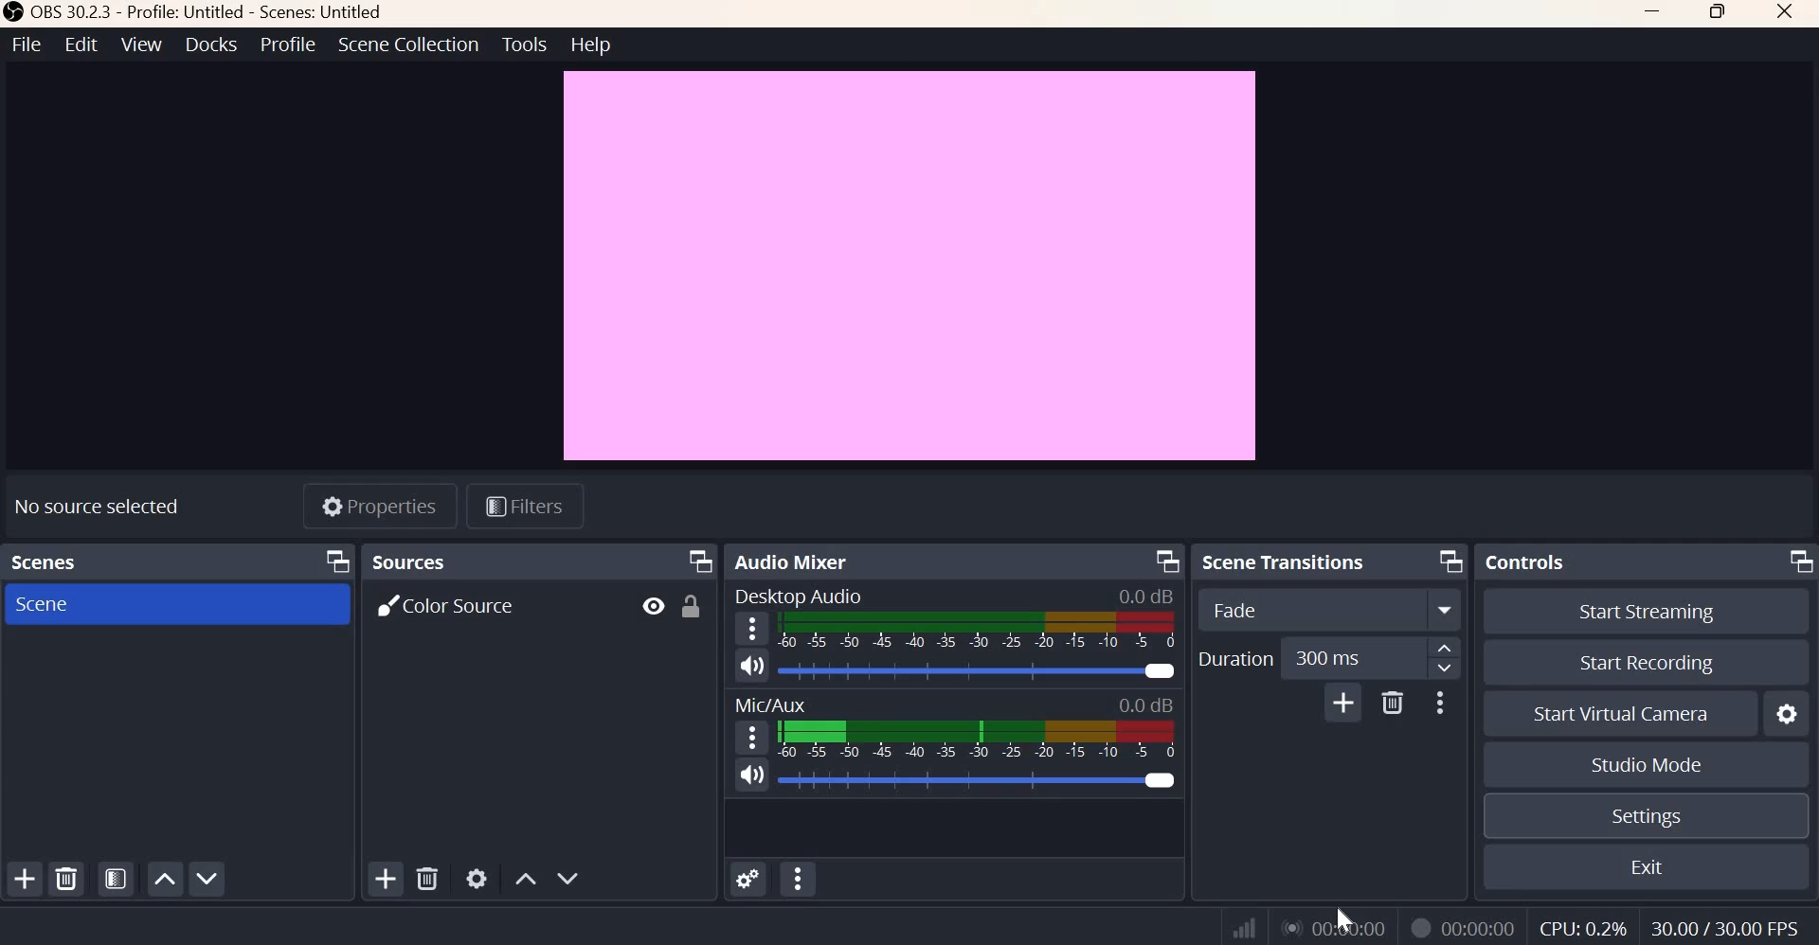 Image resolution: width=1819 pixels, height=945 pixels. Describe the element at coordinates (568, 878) in the screenshot. I see `Move source(s) down` at that location.